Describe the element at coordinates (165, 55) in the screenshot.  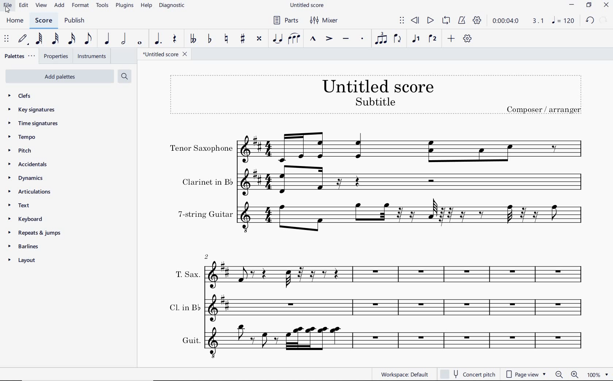
I see `FILE NAME` at that location.